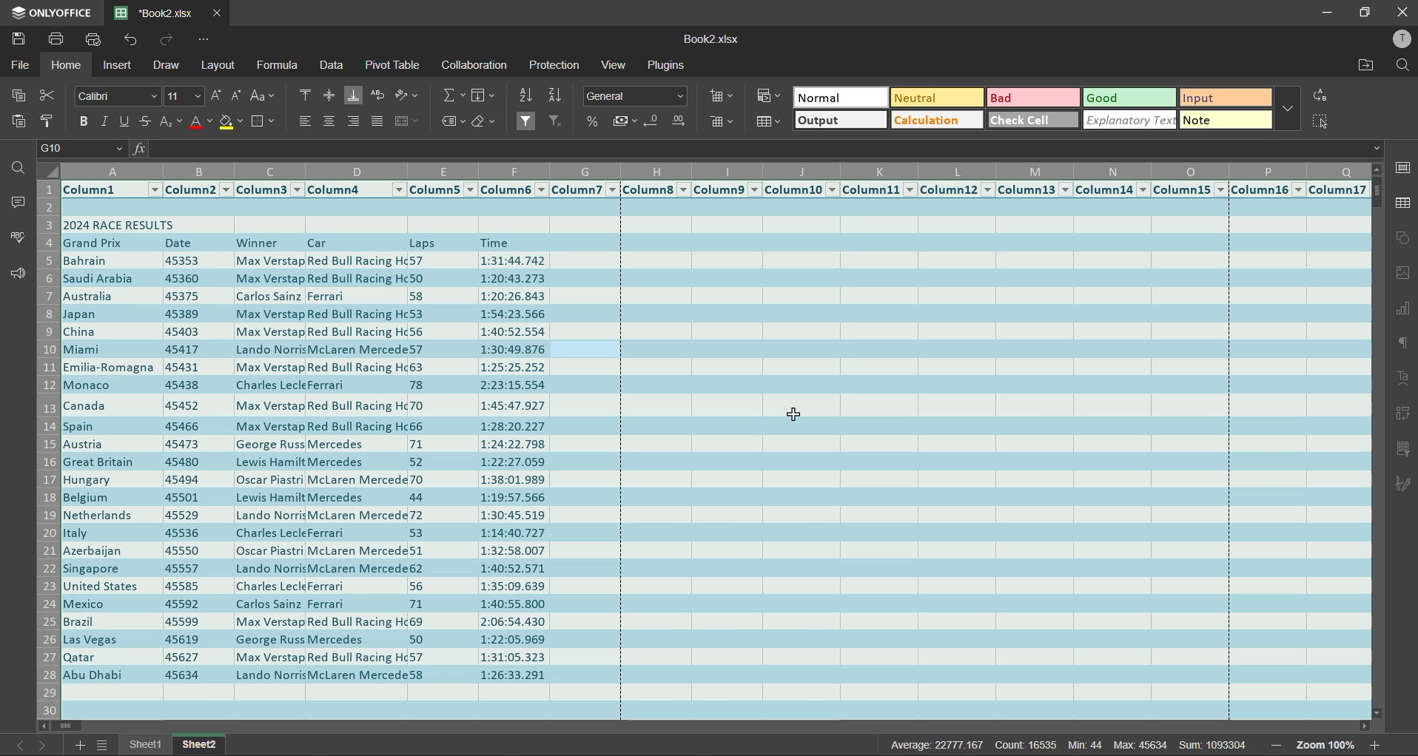 The image size is (1418, 756). Describe the element at coordinates (21, 64) in the screenshot. I see `file` at that location.